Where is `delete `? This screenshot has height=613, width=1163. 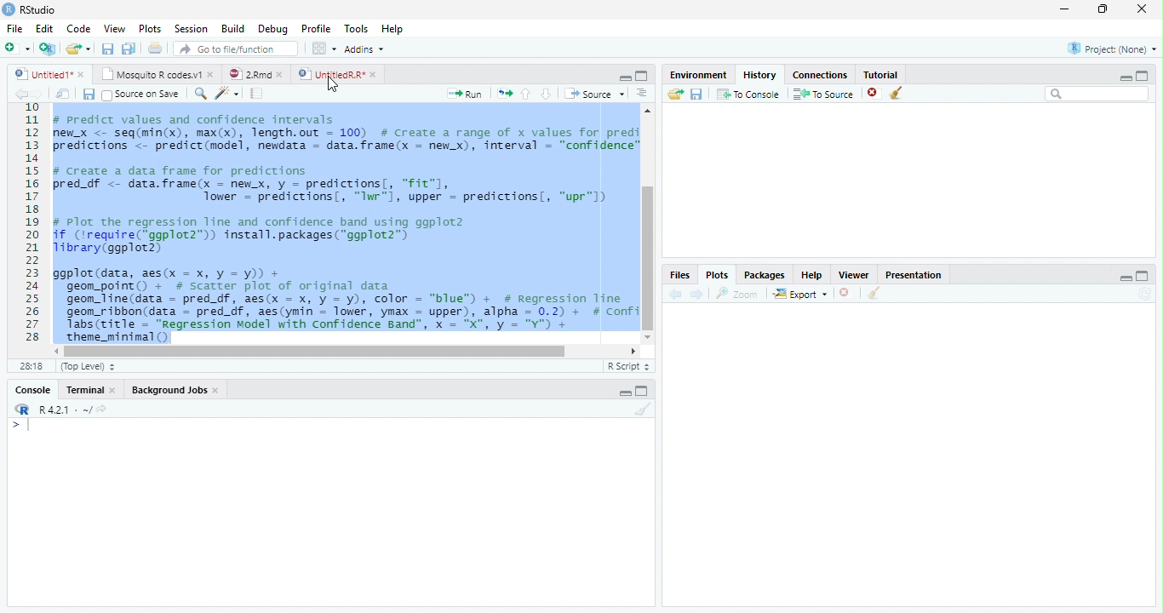 delete  is located at coordinates (872, 92).